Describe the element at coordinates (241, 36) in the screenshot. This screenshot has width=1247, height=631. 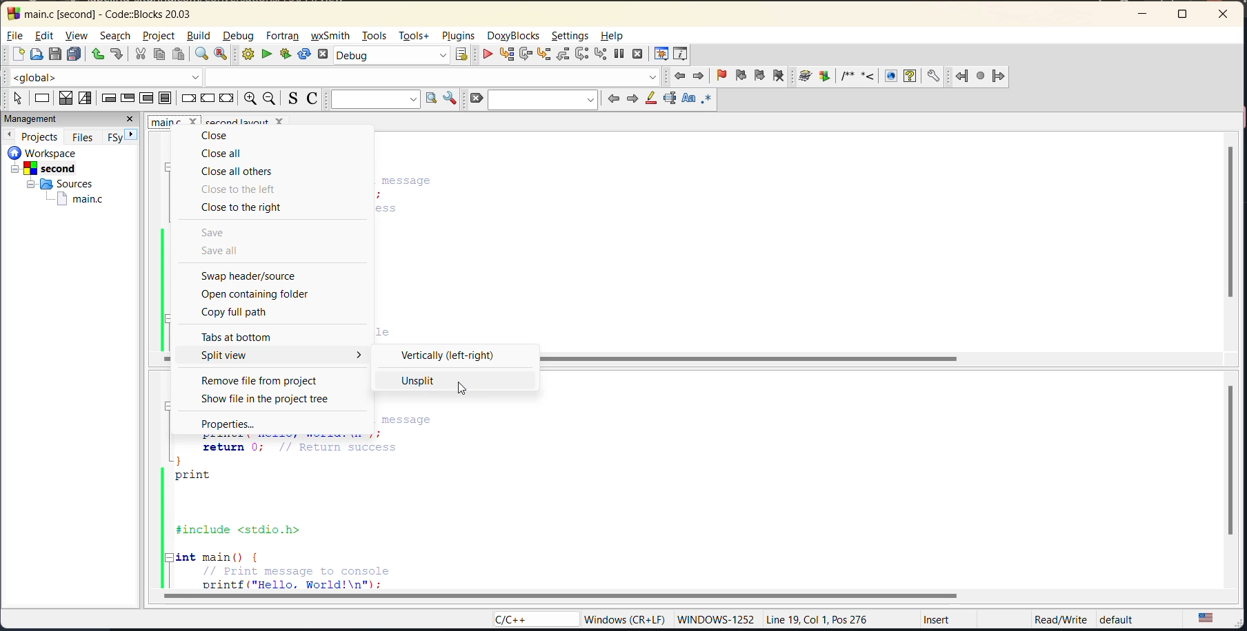
I see `debug` at that location.